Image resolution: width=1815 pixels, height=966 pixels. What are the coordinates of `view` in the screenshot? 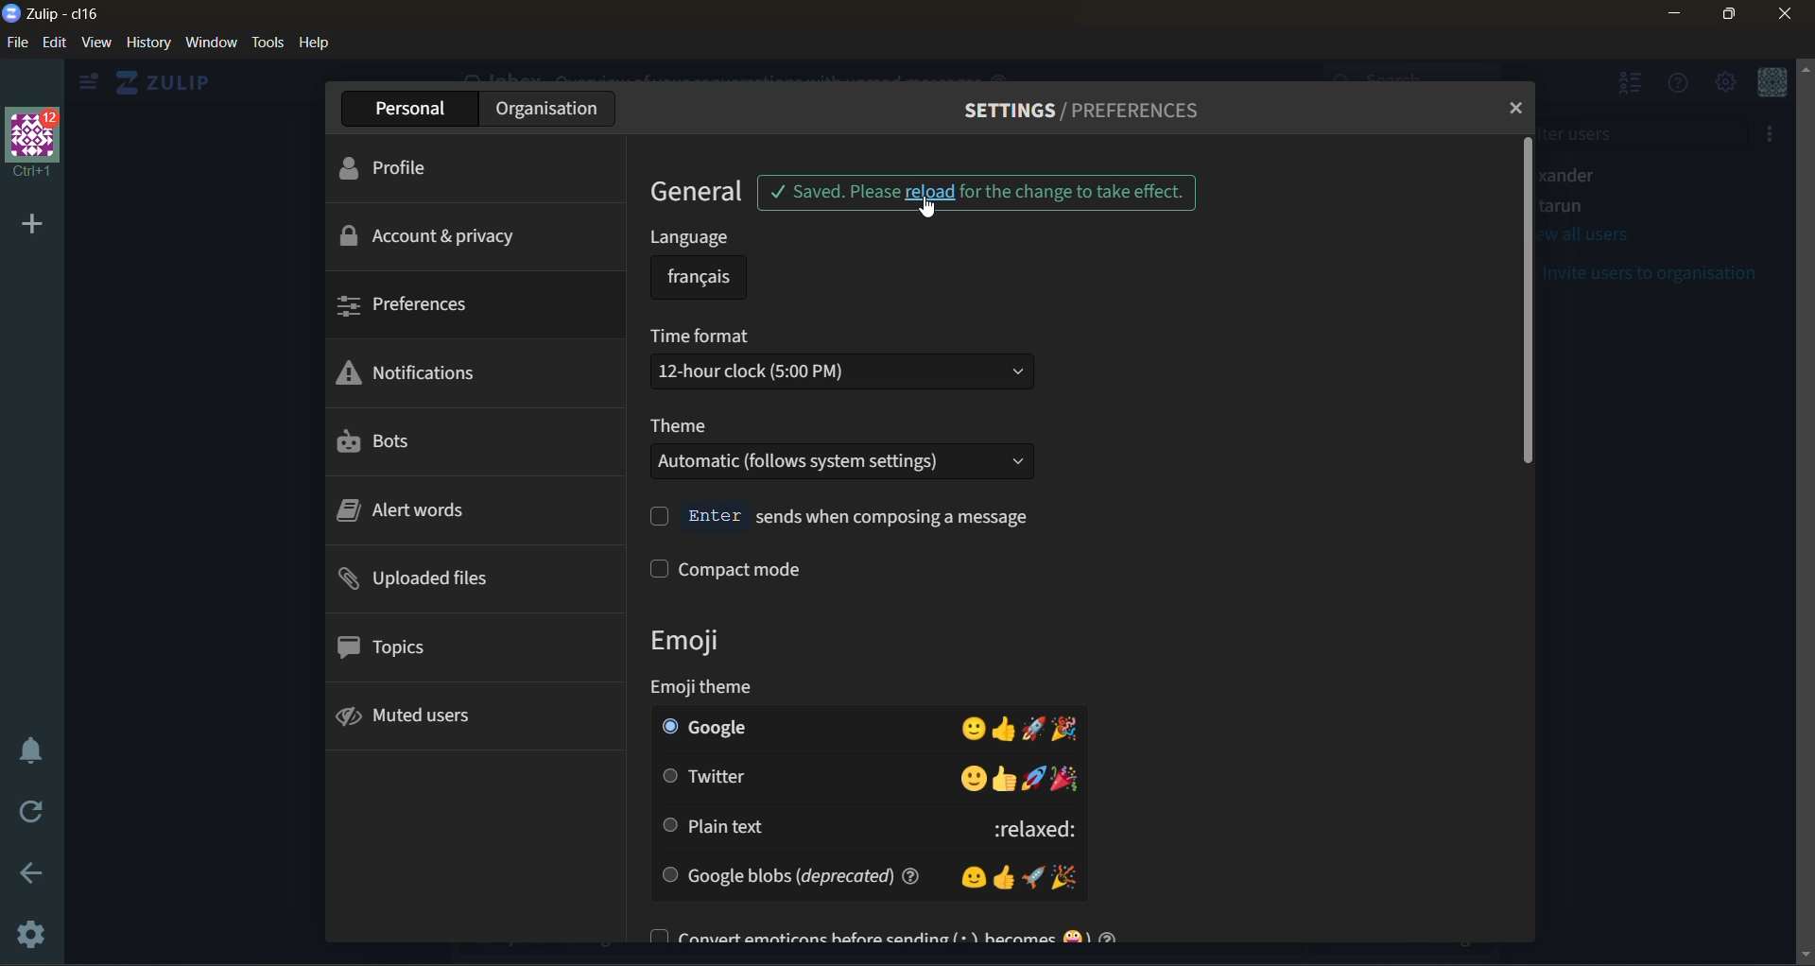 It's located at (99, 44).